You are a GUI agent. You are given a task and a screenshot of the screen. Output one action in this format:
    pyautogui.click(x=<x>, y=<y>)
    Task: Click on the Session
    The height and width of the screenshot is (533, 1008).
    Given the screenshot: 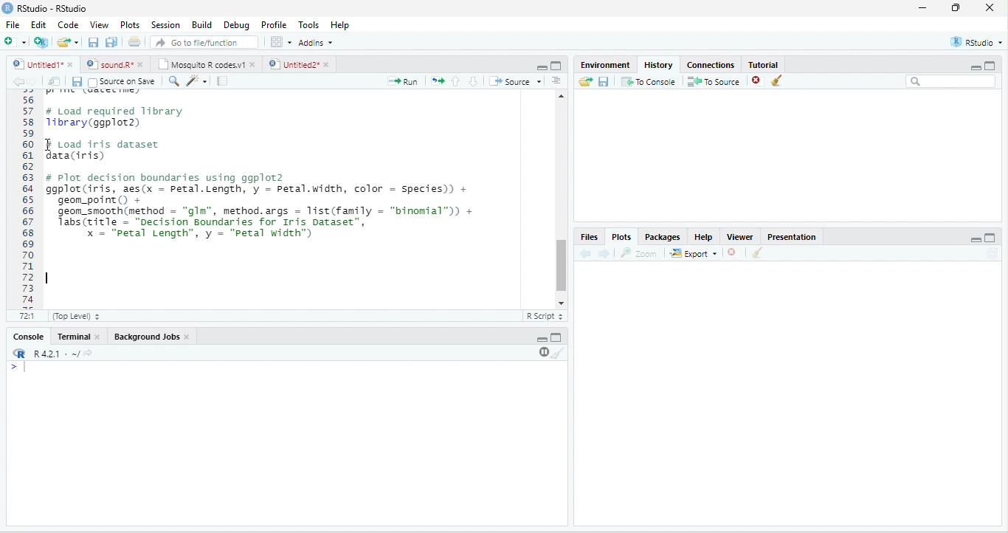 What is the action you would take?
    pyautogui.click(x=167, y=26)
    